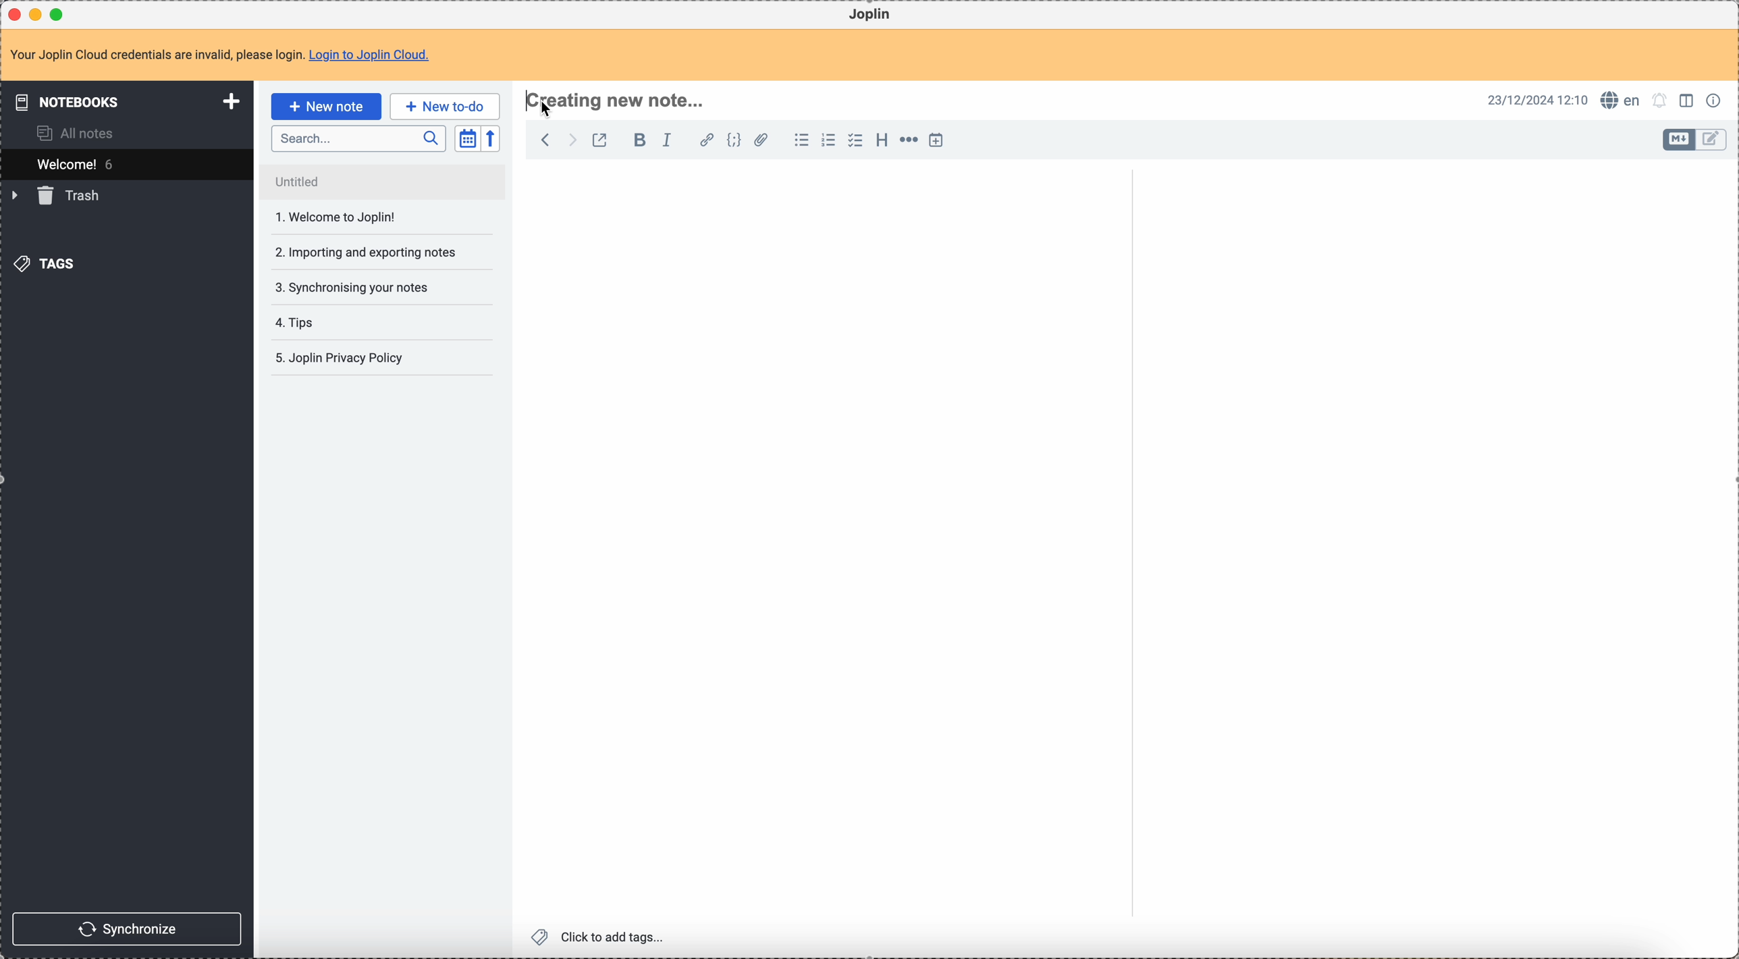 The width and height of the screenshot is (1739, 959). Describe the element at coordinates (338, 322) in the screenshot. I see `Joplin privacy policy` at that location.